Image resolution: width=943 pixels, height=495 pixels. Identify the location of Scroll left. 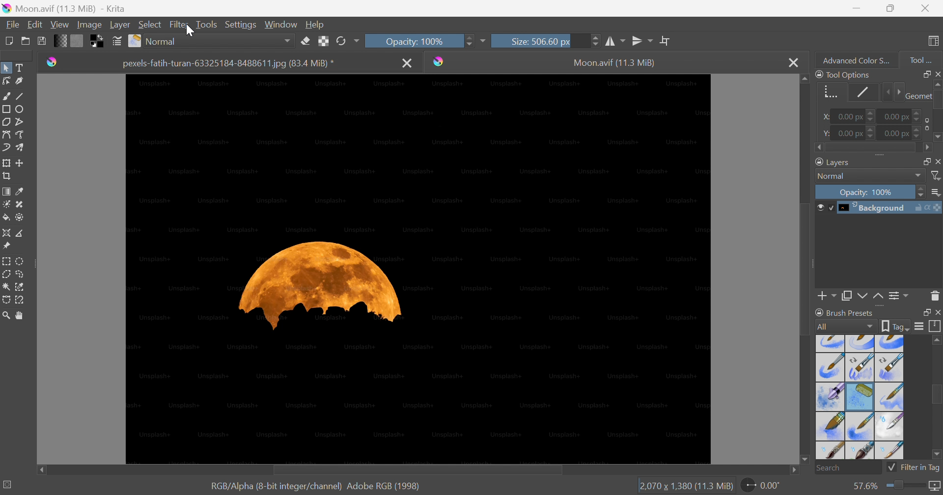
(820, 148).